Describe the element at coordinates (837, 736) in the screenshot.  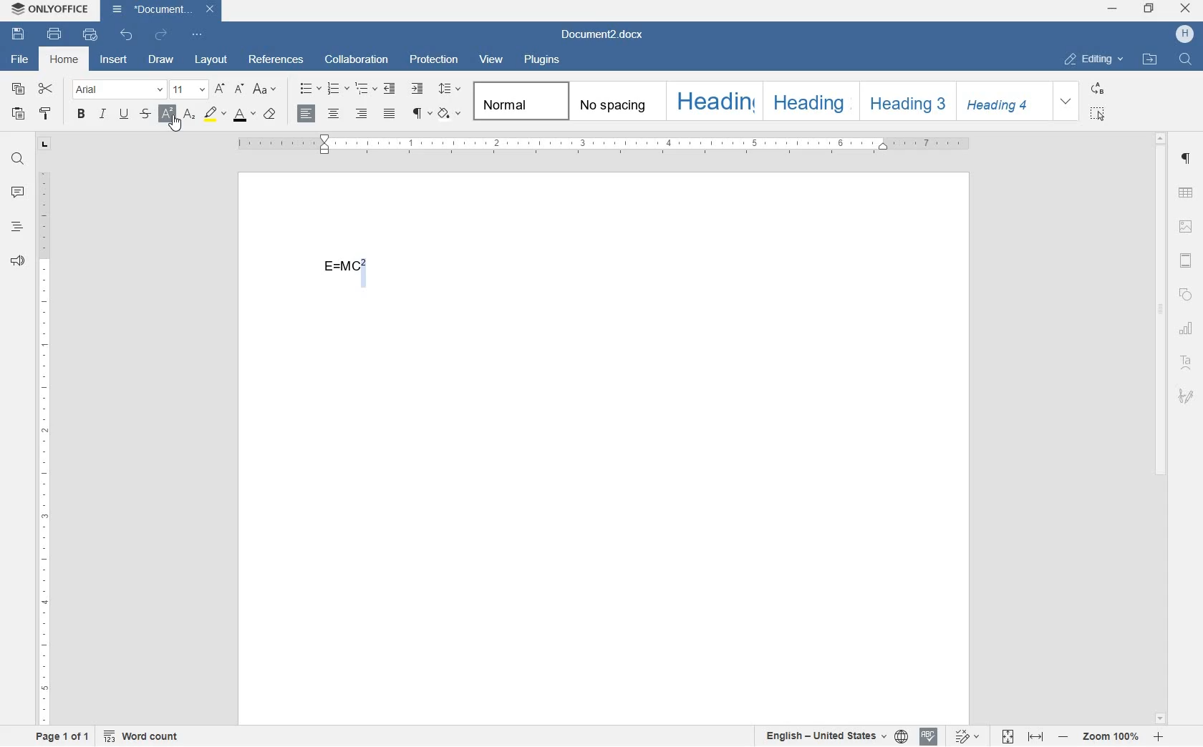
I see `text or document language` at that location.